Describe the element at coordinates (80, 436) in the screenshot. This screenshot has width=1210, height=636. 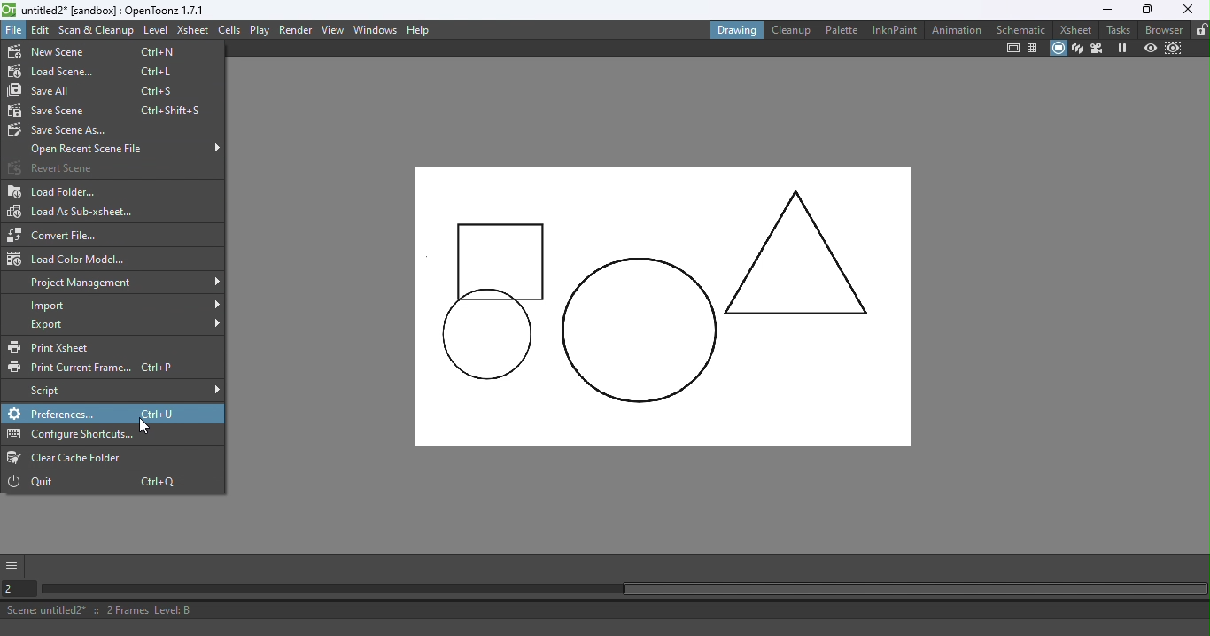
I see `Configure shortcuts` at that location.